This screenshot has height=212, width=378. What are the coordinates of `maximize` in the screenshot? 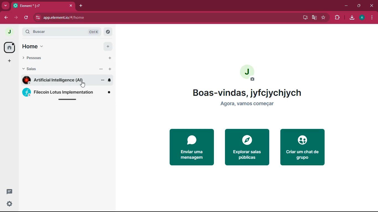 It's located at (358, 6).